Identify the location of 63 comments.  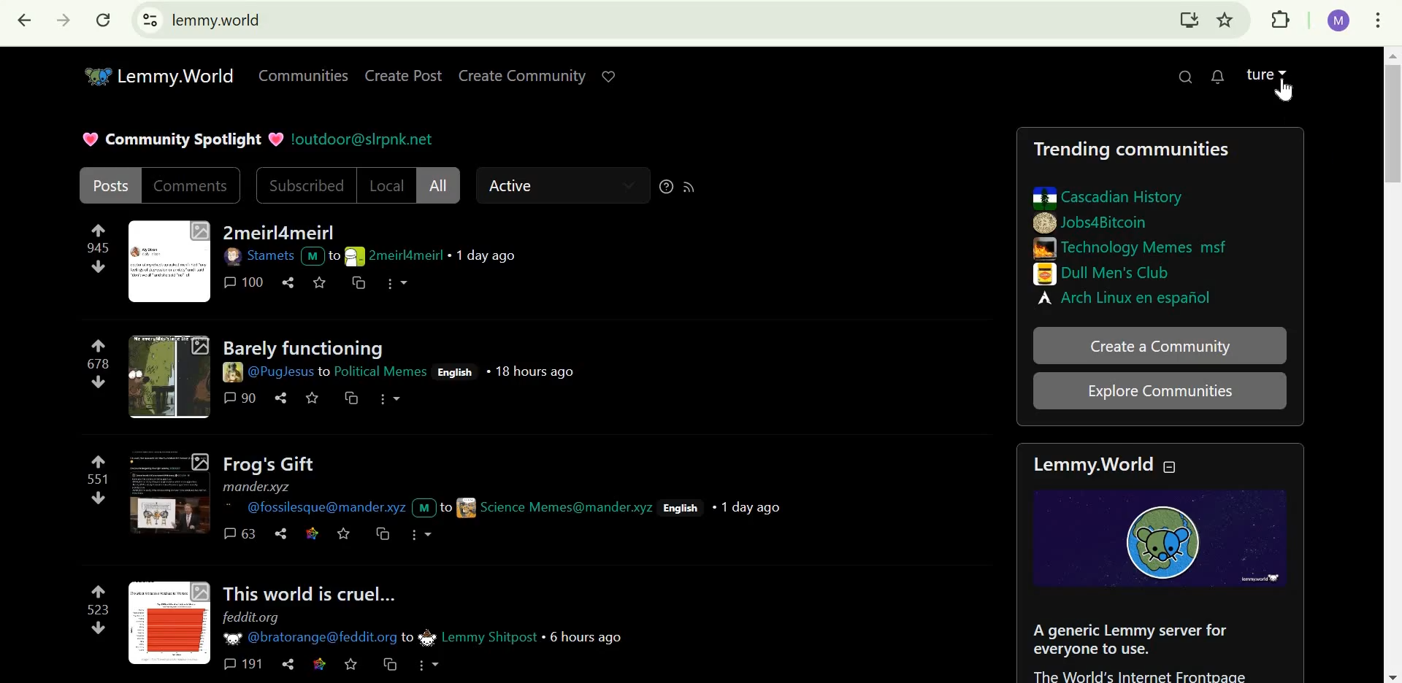
(240, 533).